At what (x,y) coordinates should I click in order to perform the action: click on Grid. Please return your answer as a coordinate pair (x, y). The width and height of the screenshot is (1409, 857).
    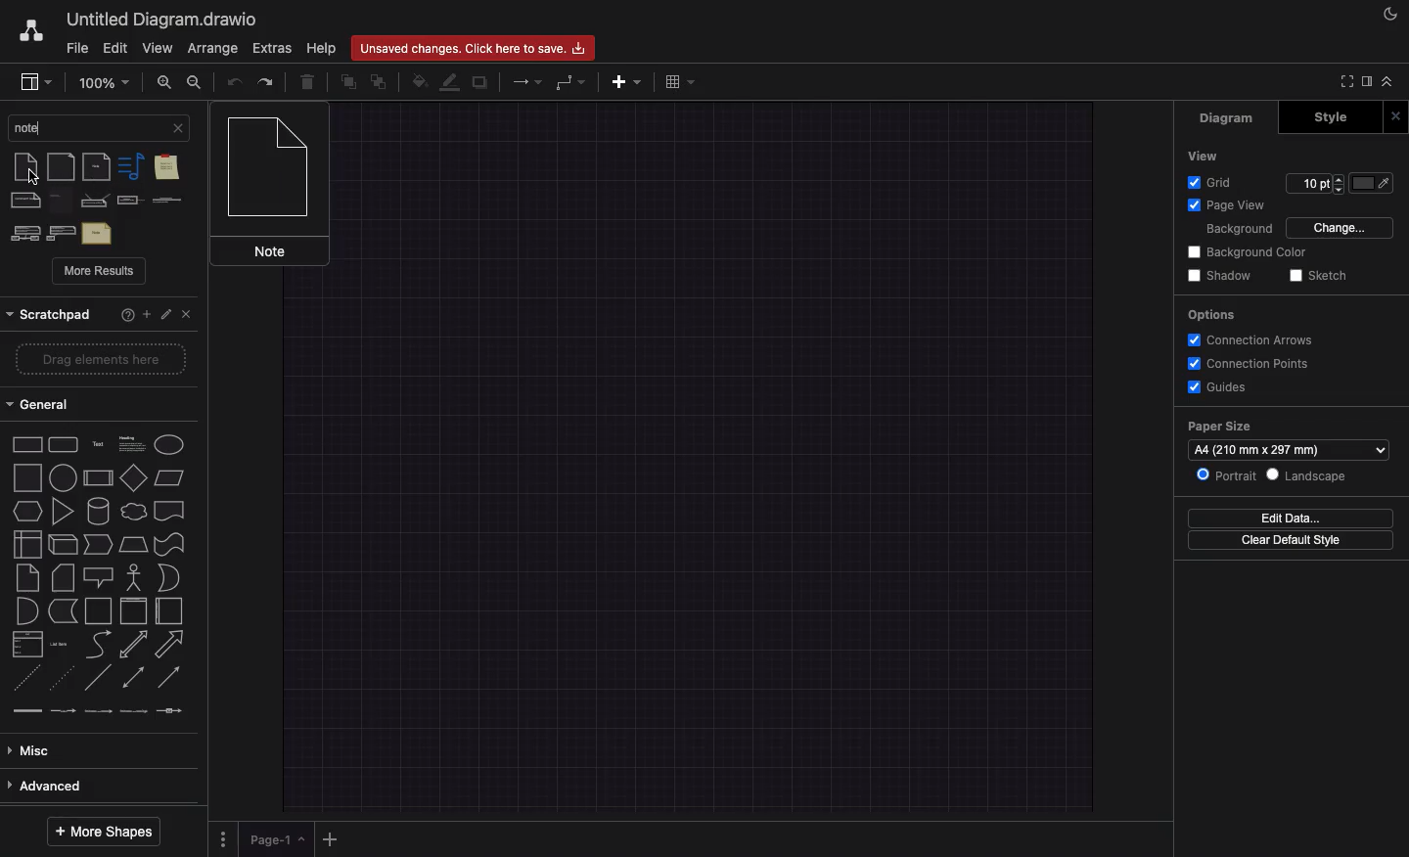
    Looking at the image, I should click on (1219, 181).